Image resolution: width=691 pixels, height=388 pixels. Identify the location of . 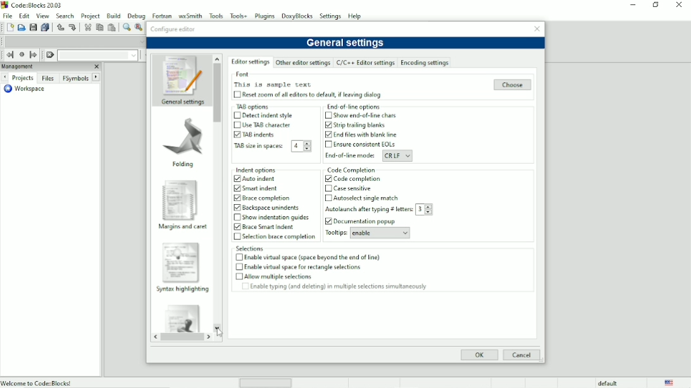
(244, 286).